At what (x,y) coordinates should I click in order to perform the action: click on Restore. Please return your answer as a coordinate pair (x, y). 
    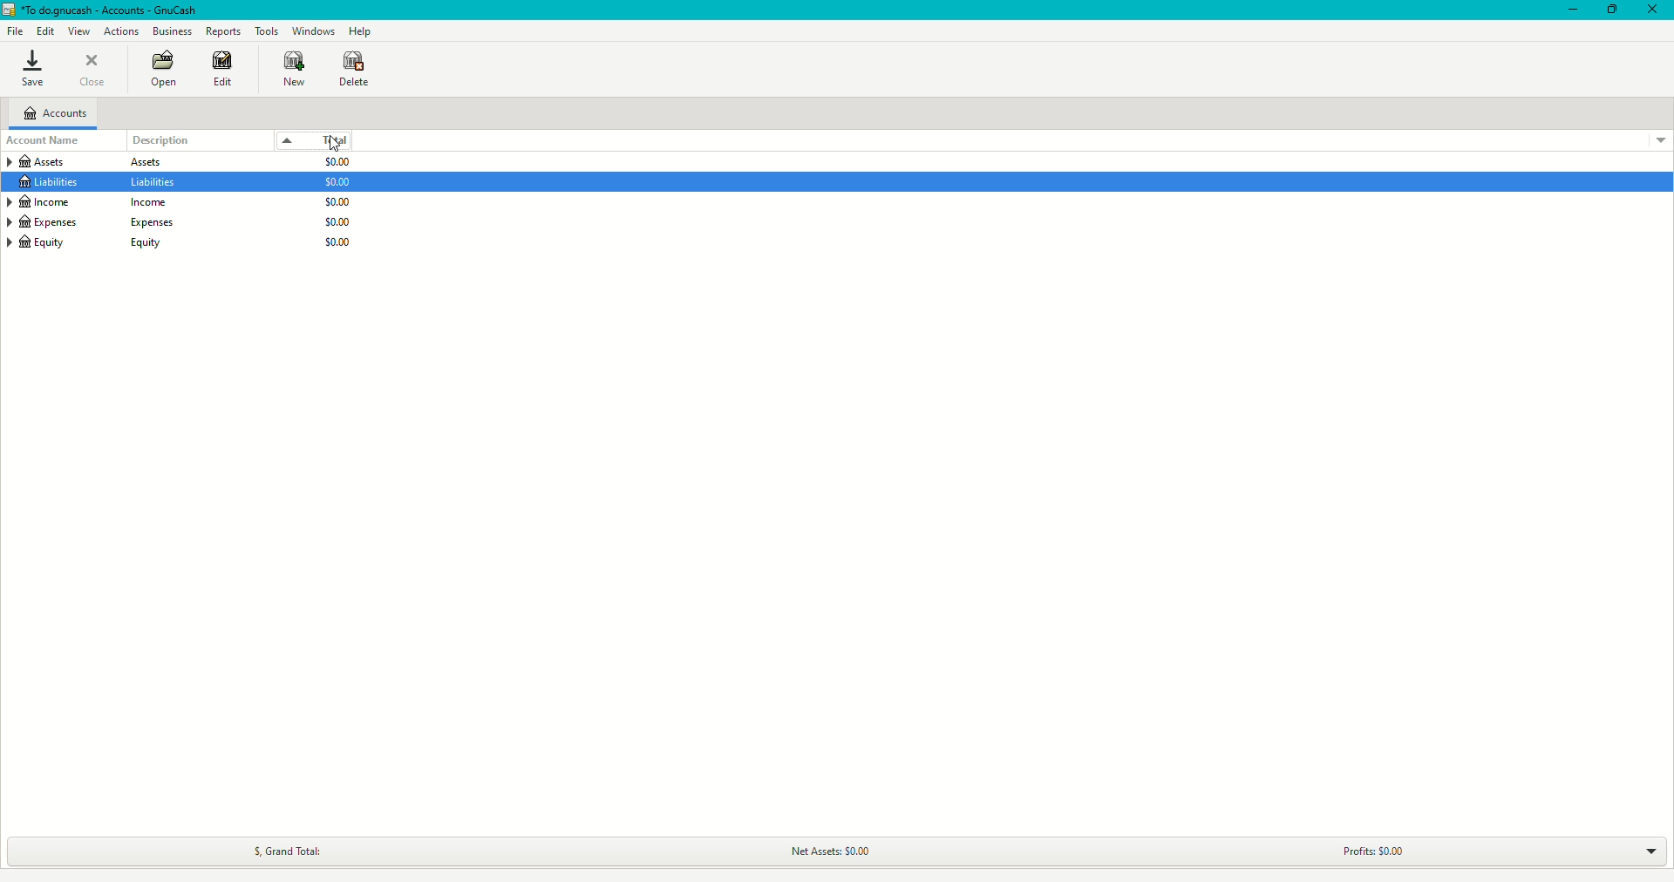
    Looking at the image, I should click on (1610, 9).